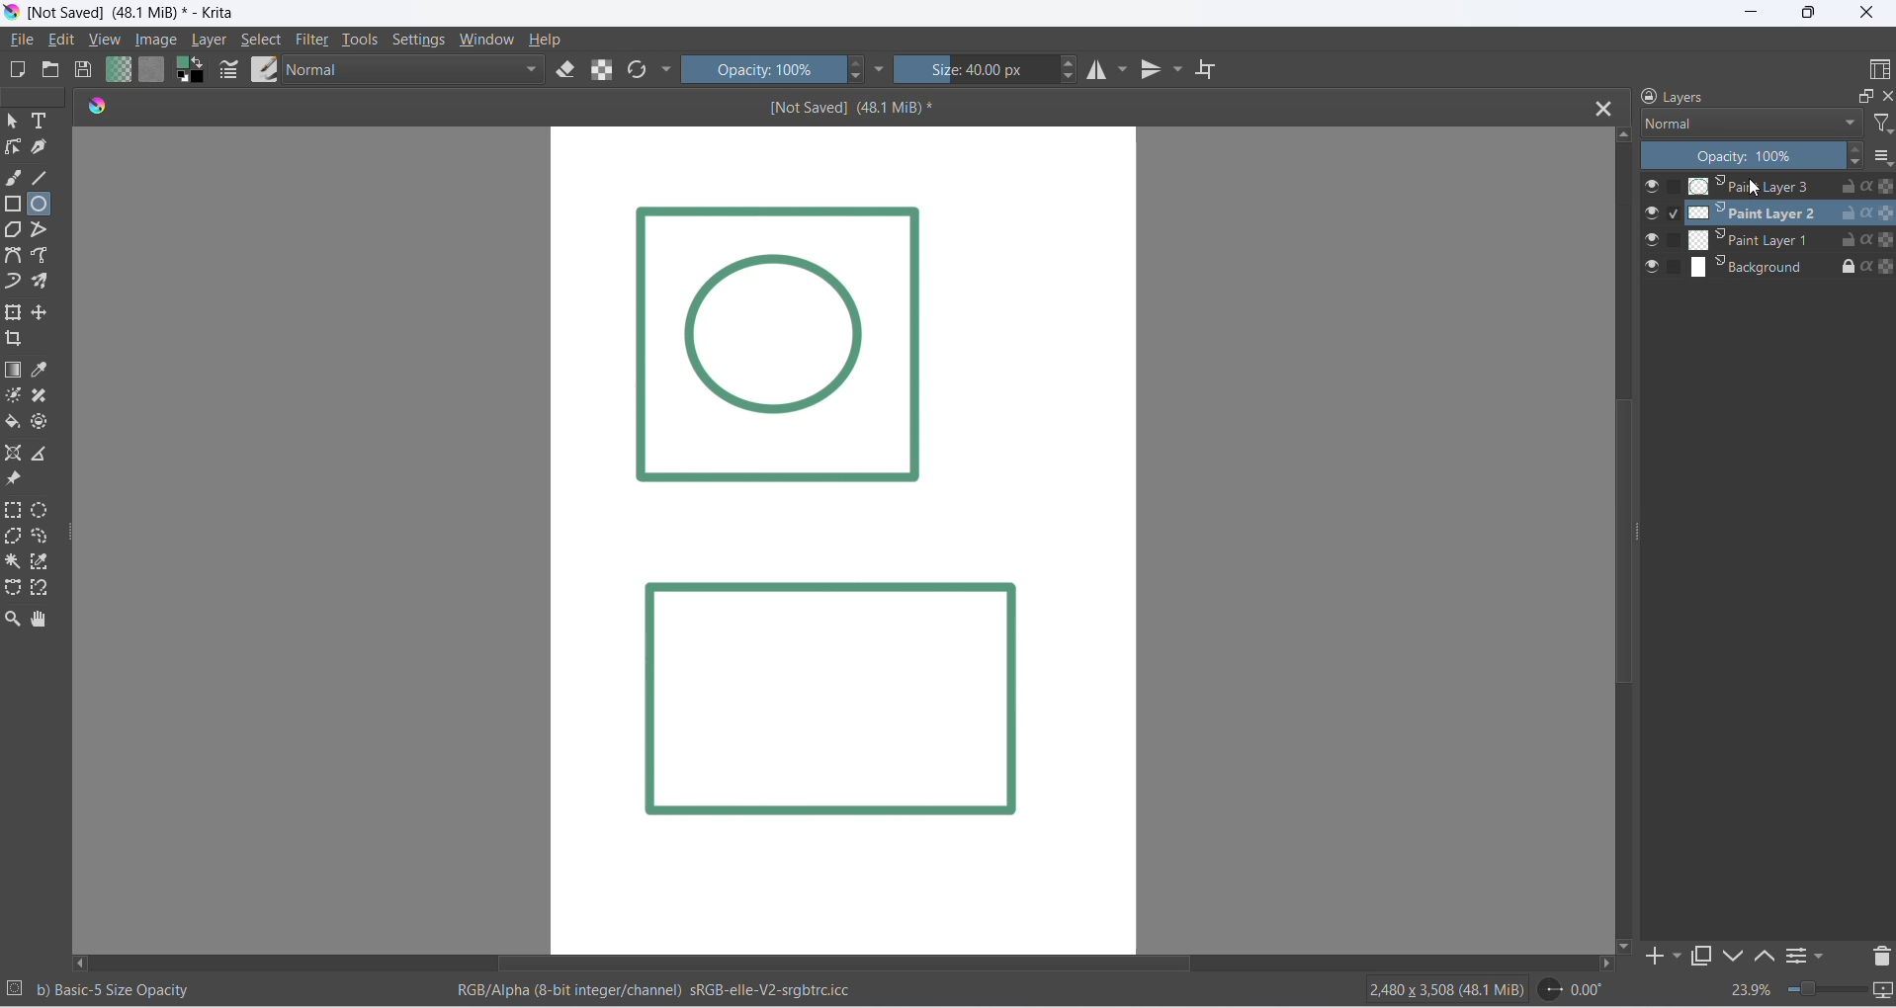  What do you see at coordinates (266, 42) in the screenshot?
I see `select` at bounding box center [266, 42].